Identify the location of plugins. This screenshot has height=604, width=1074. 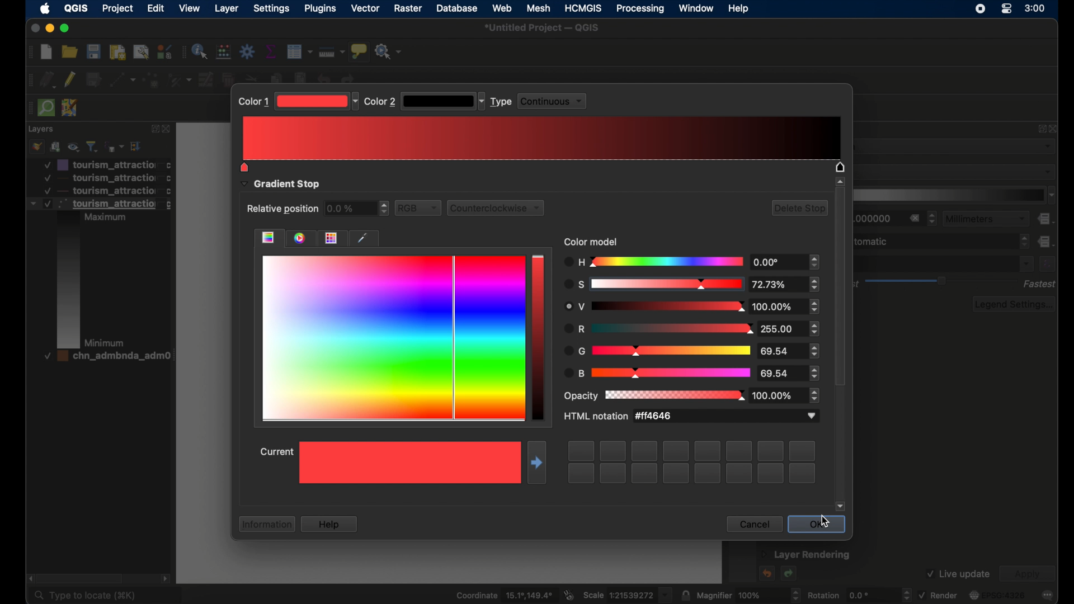
(321, 10).